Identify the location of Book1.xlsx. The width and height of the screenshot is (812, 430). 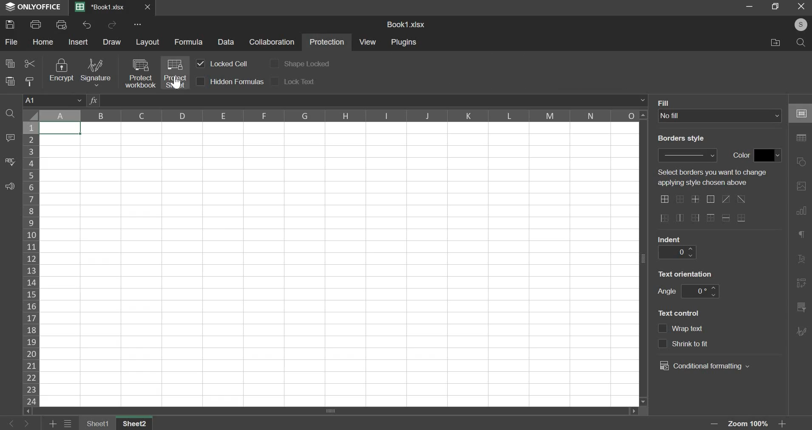
(103, 8).